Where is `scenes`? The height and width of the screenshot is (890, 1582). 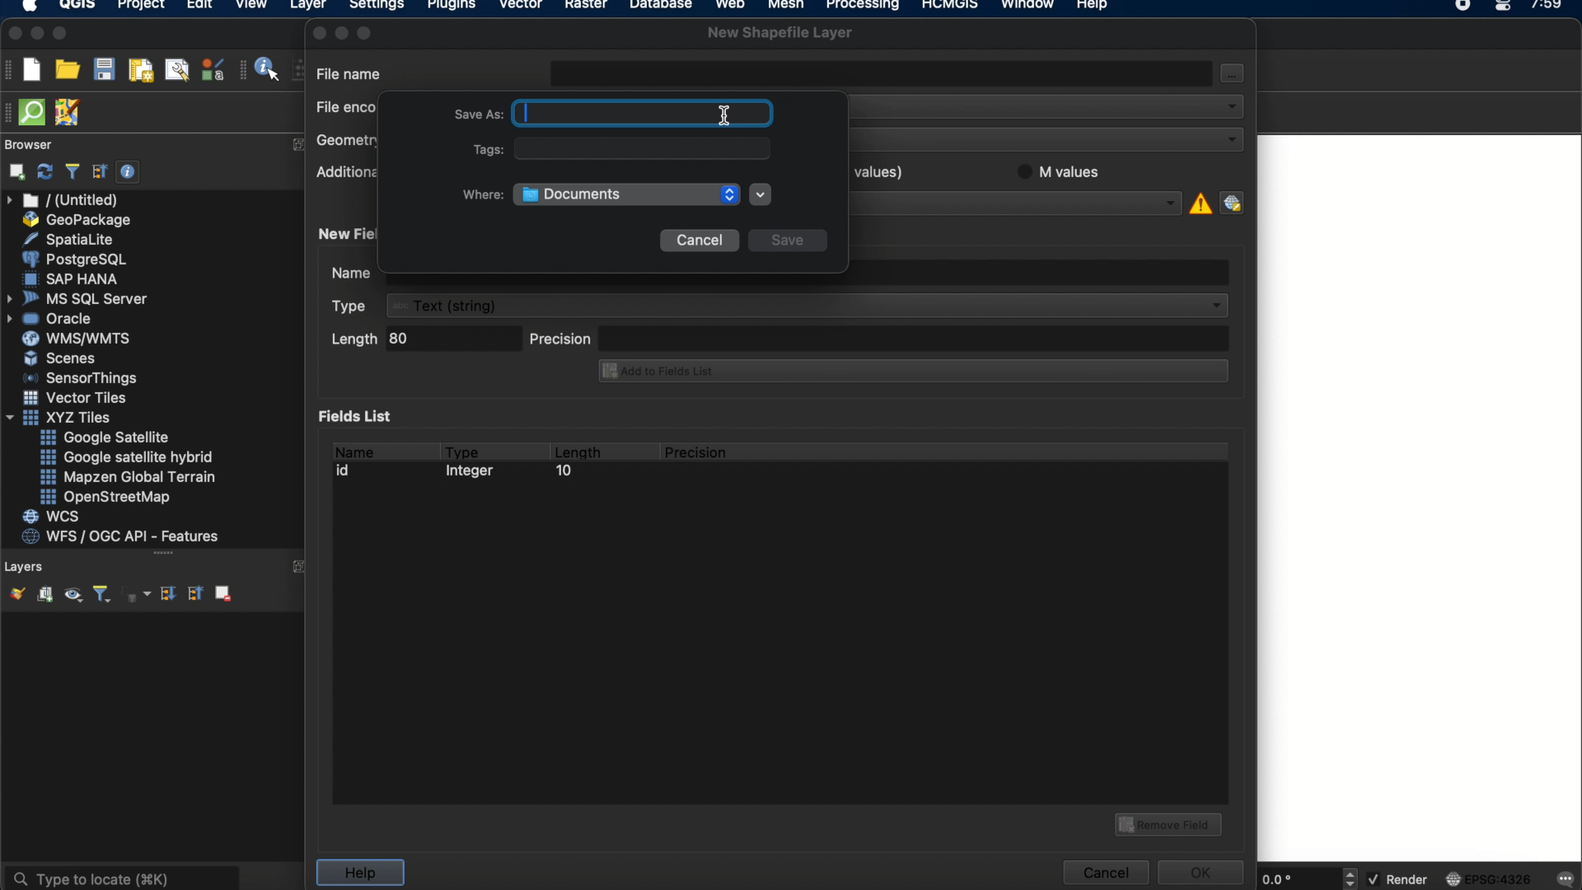
scenes is located at coordinates (61, 358).